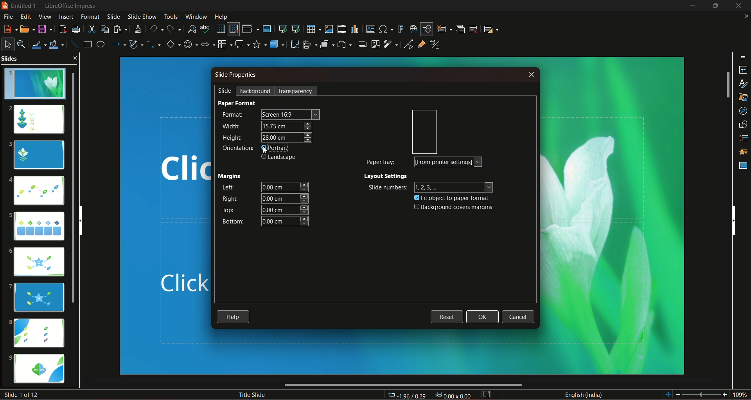  What do you see at coordinates (743, 57) in the screenshot?
I see `sidebar settings` at bounding box center [743, 57].